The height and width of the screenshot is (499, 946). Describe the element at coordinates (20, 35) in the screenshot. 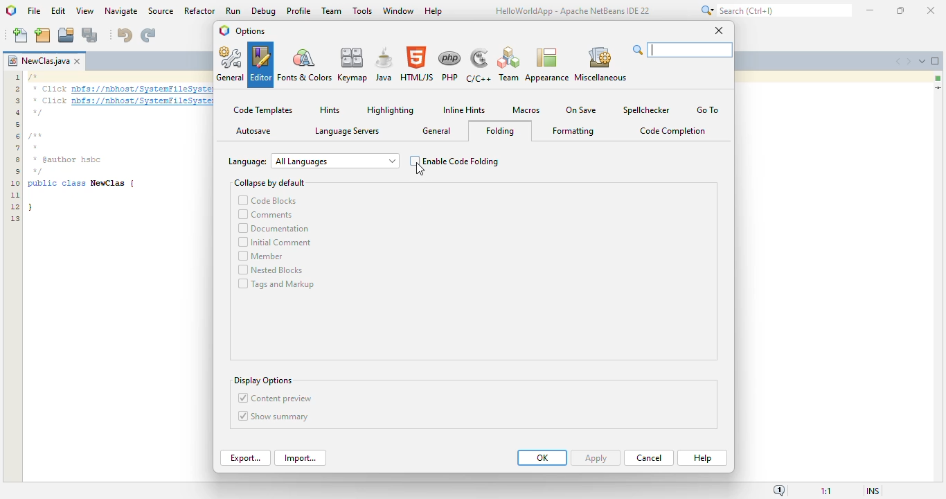

I see `new file` at that location.